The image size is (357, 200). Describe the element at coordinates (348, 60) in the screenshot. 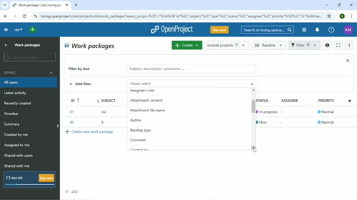

I see `Close` at that location.